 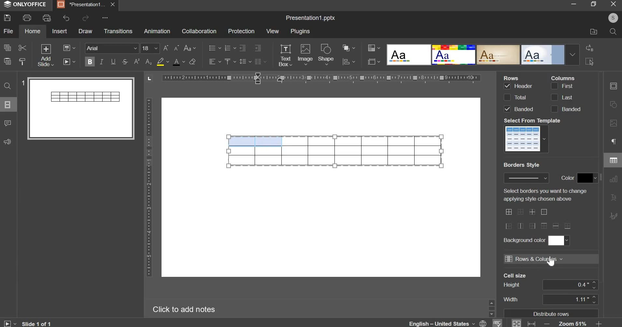 What do you see at coordinates (613, 32) in the screenshot?
I see `search` at bounding box center [613, 32].